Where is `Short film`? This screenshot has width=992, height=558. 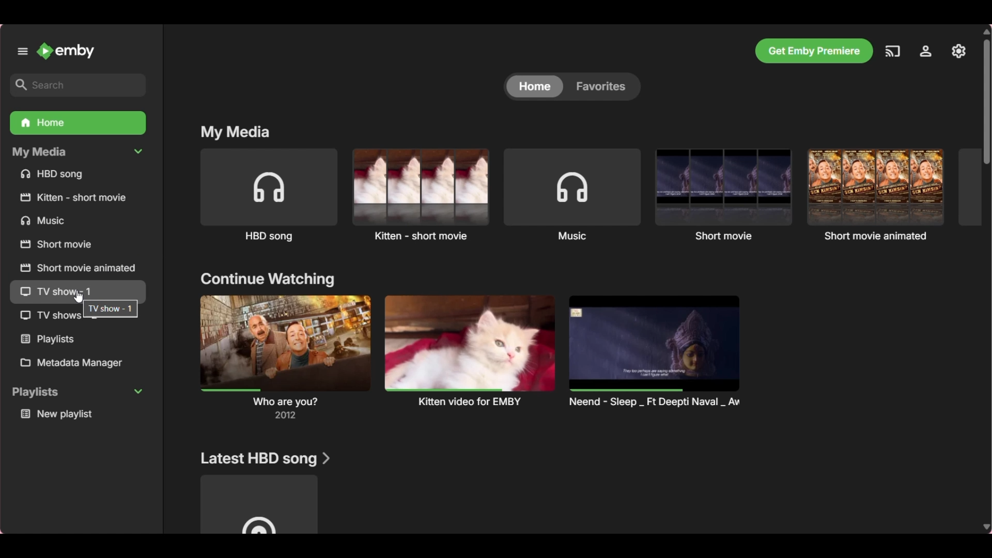 Short film is located at coordinates (421, 195).